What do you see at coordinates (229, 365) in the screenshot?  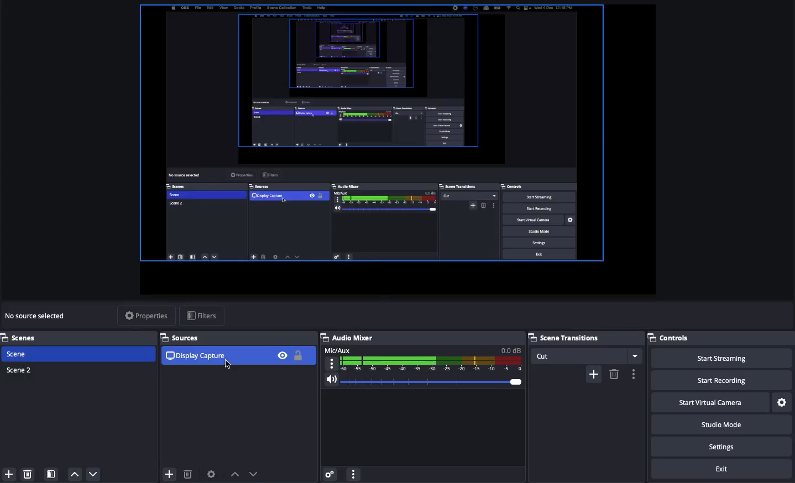 I see `Click` at bounding box center [229, 365].